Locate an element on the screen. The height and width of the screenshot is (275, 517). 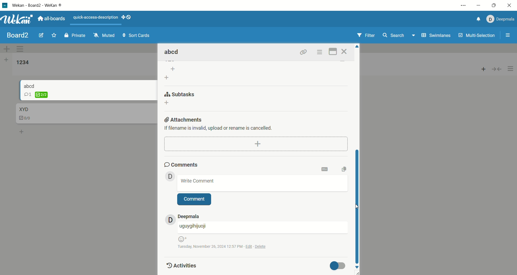
options is located at coordinates (319, 52).